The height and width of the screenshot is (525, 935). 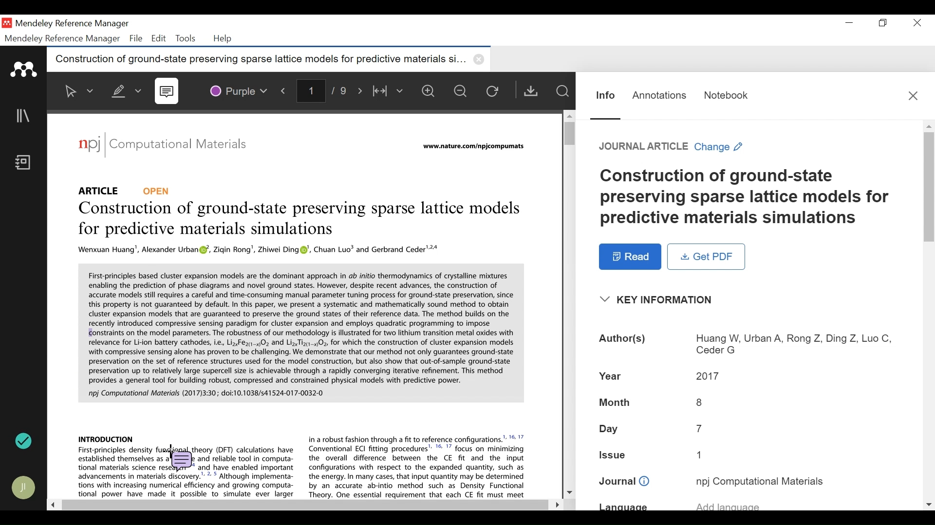 What do you see at coordinates (24, 70) in the screenshot?
I see `Mendeley Logo` at bounding box center [24, 70].